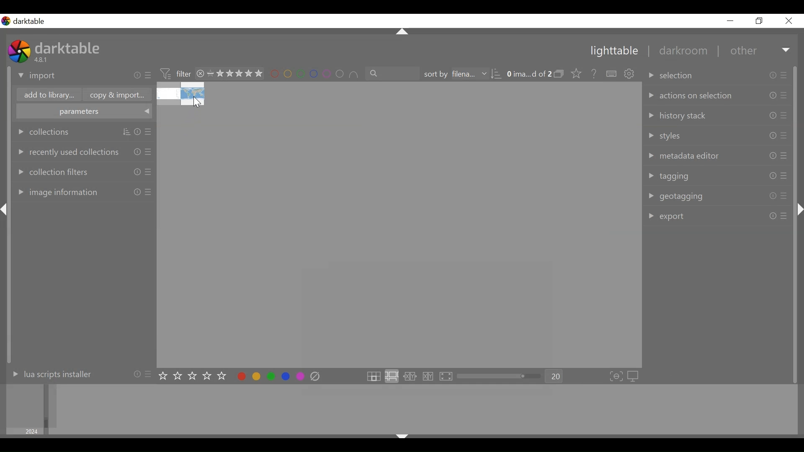 This screenshot has width=804, height=452. What do you see at coordinates (463, 74) in the screenshot?
I see `sort by` at bounding box center [463, 74].